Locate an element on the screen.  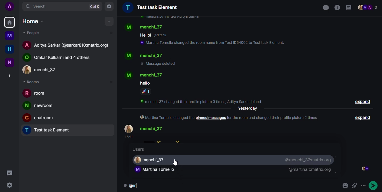
attach is located at coordinates (364, 184).